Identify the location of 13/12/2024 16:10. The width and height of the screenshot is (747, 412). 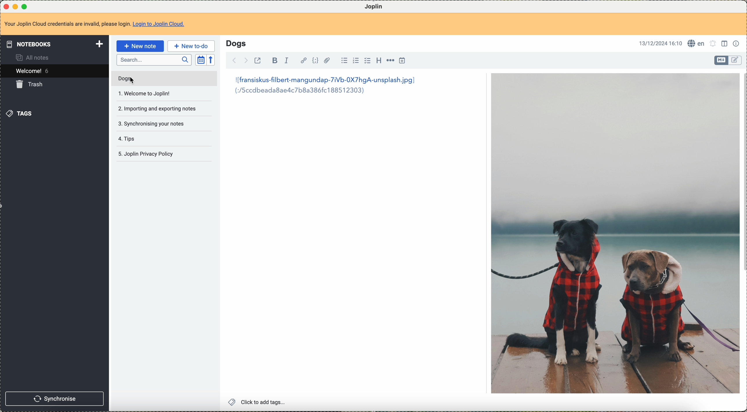
(659, 43).